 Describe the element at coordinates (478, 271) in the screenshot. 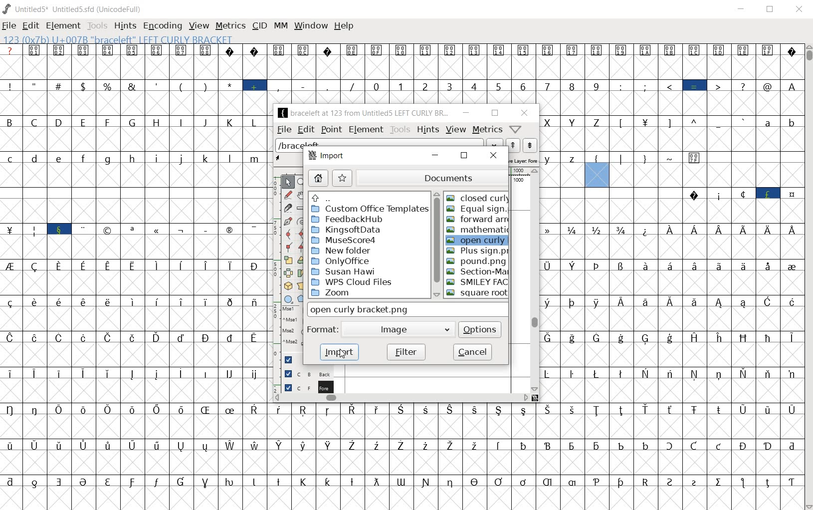

I see `Section-Mark` at that location.